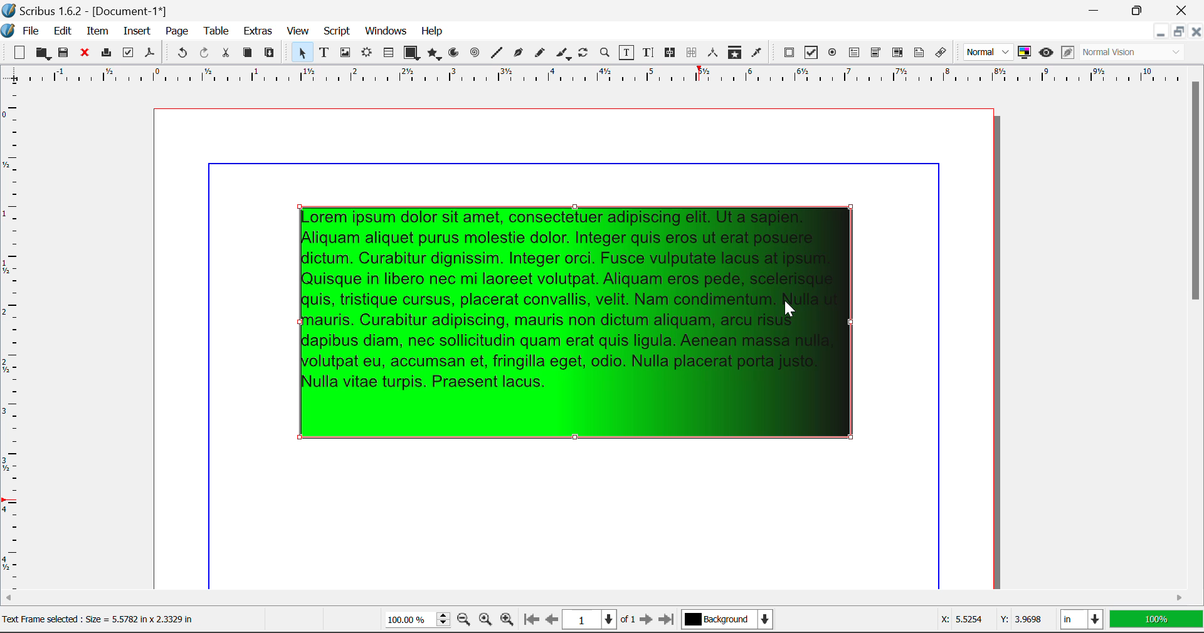  What do you see at coordinates (98, 33) in the screenshot?
I see `Item` at bounding box center [98, 33].